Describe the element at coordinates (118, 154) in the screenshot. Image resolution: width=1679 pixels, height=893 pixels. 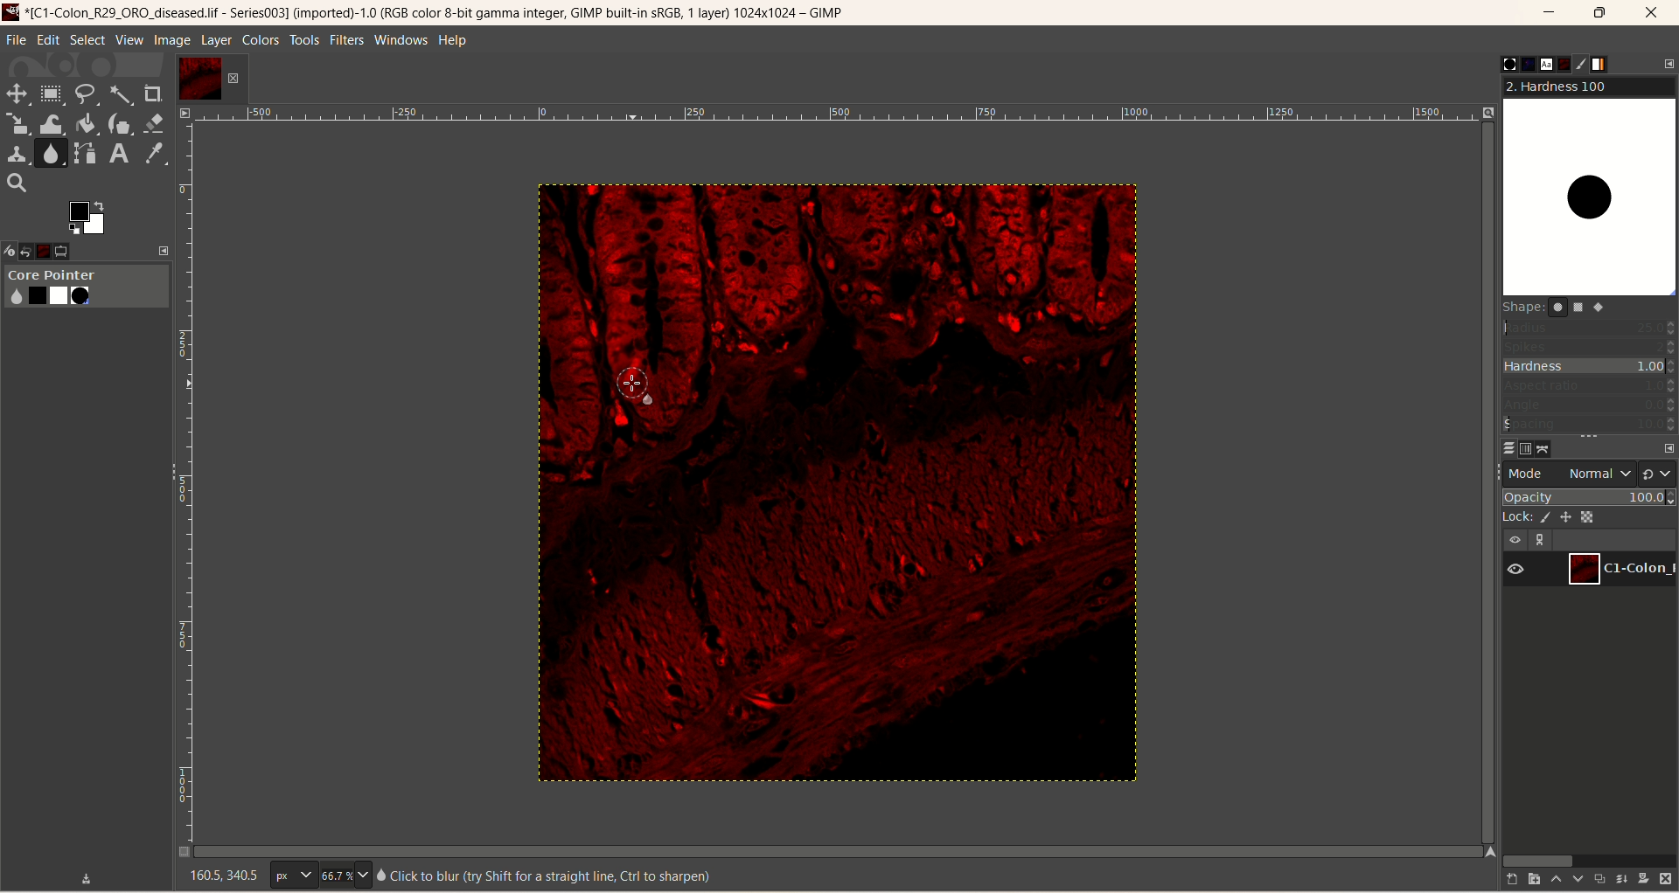
I see `text tool` at that location.